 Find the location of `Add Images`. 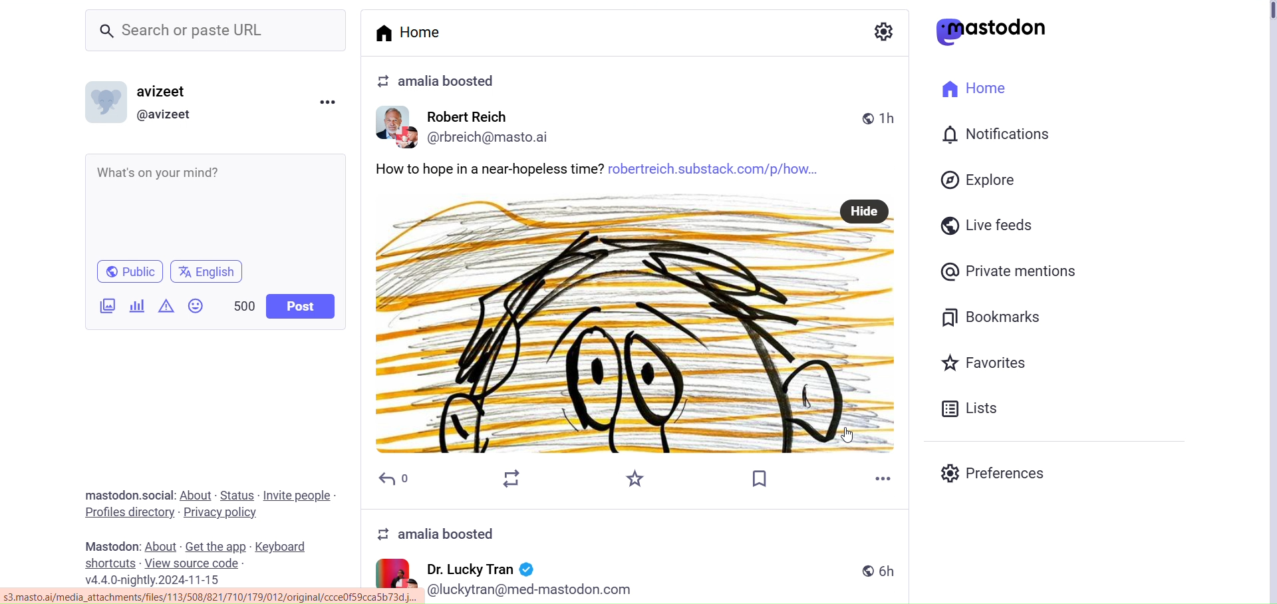

Add Images is located at coordinates (107, 307).